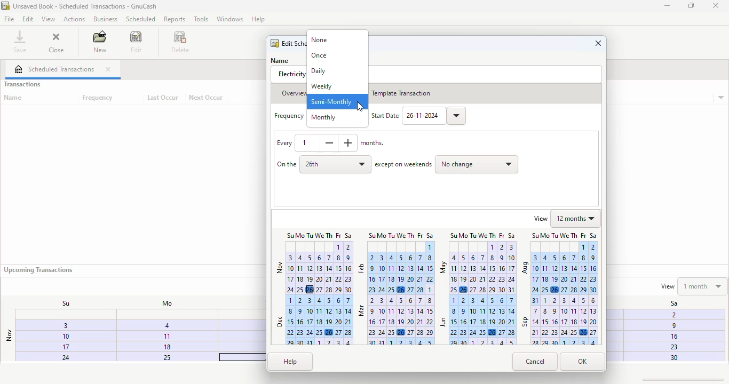 Image resolution: width=729 pixels, height=384 pixels. I want to click on edit, so click(28, 19).